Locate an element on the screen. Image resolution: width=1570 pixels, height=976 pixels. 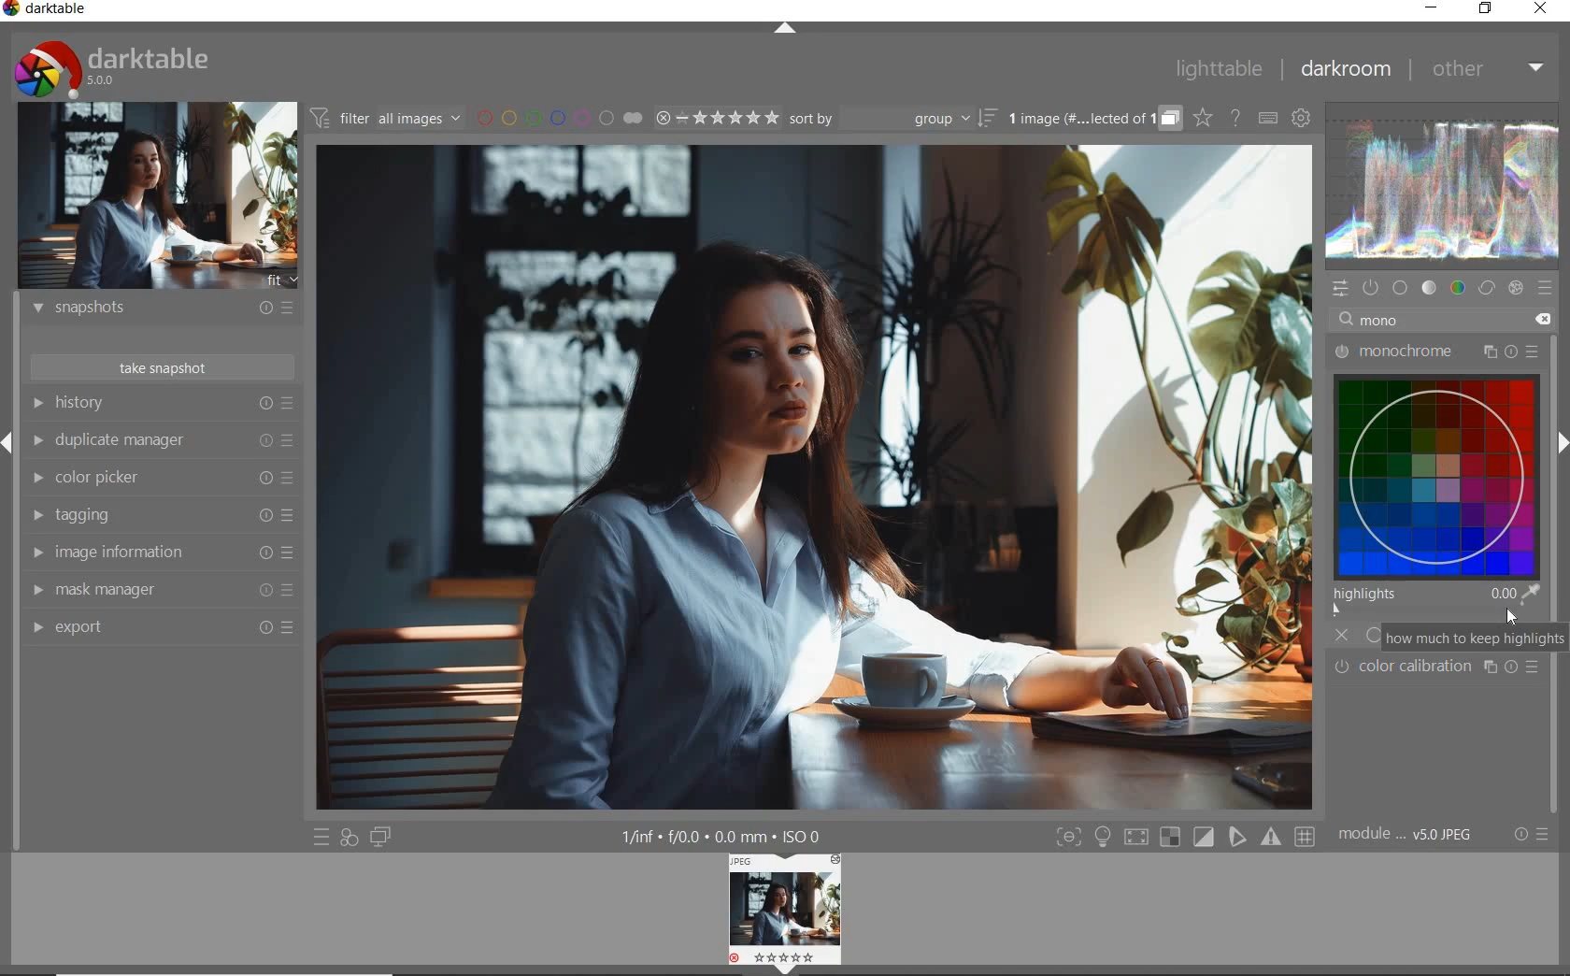
history is located at coordinates (161, 402).